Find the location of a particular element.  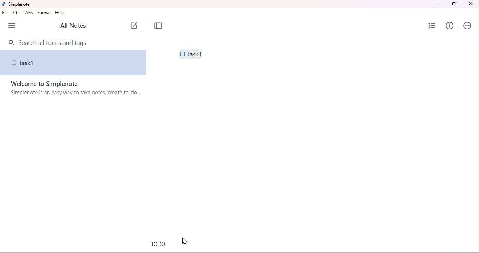

all notes is located at coordinates (73, 26).